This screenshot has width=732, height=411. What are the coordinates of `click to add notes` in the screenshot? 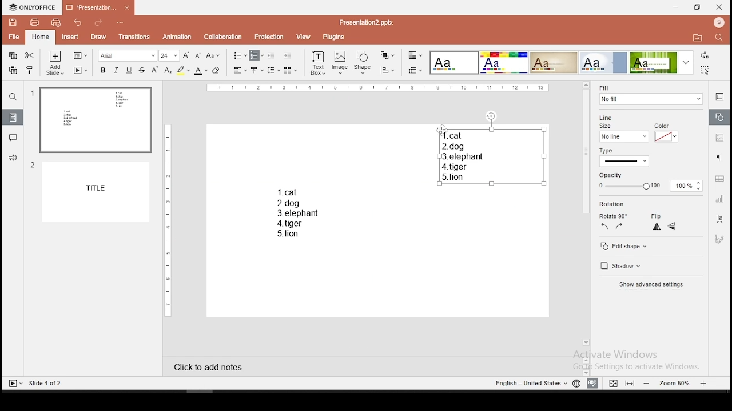 It's located at (205, 367).